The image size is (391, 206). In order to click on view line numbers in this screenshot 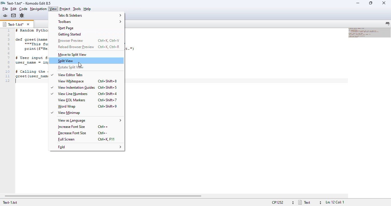, I will do `click(69, 94)`.